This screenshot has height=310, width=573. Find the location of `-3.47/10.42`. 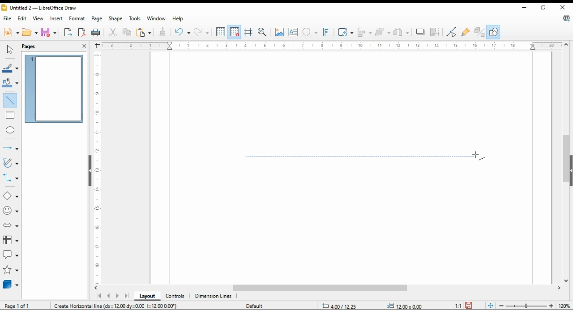

-3.47/10.42 is located at coordinates (340, 306).